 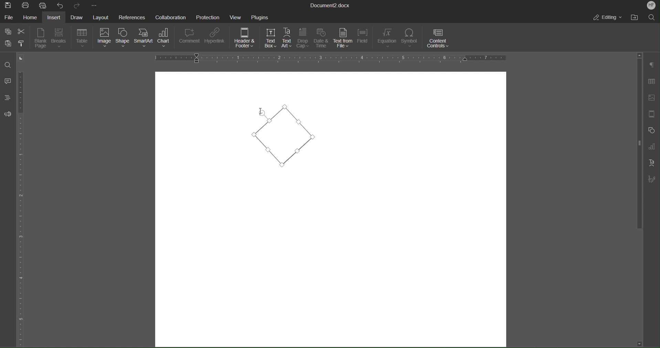 I want to click on Signature, so click(x=651, y=179).